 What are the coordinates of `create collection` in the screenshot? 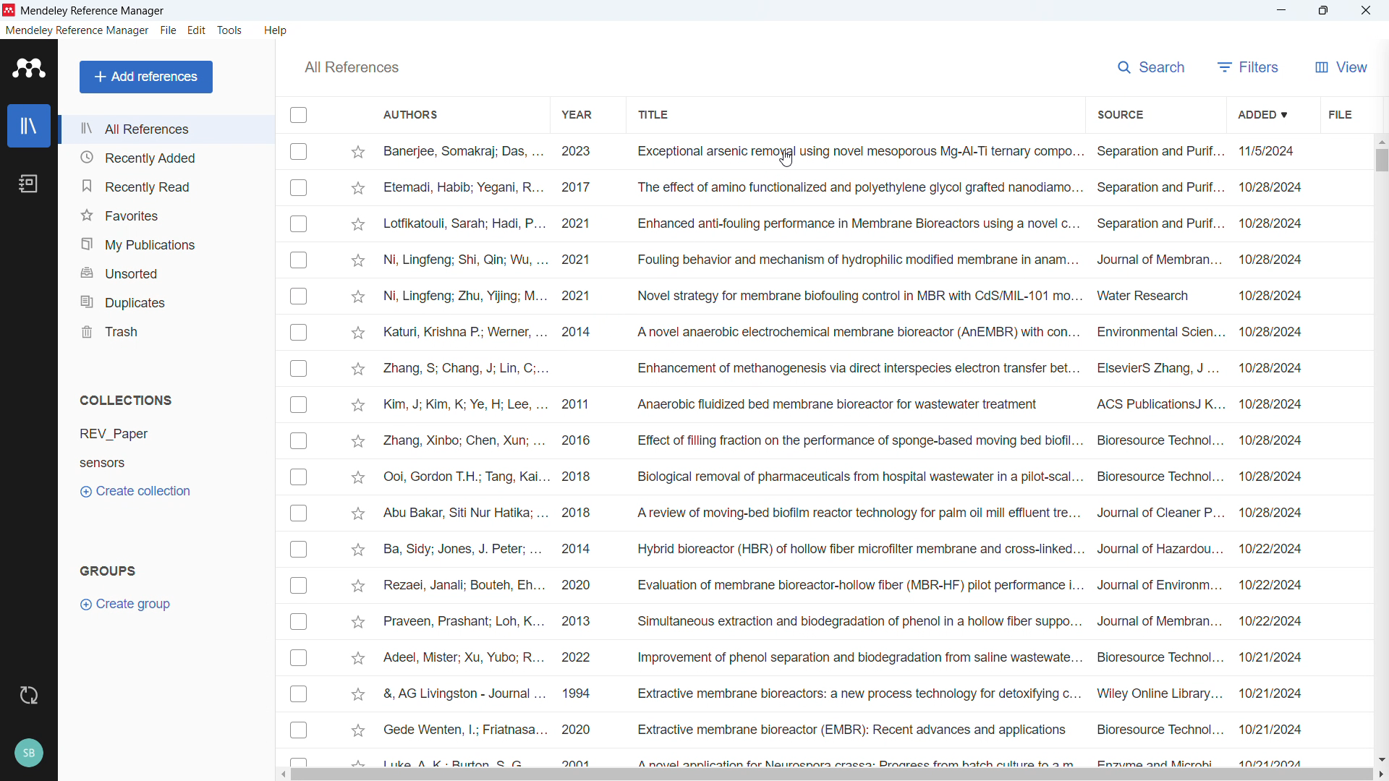 It's located at (137, 490).